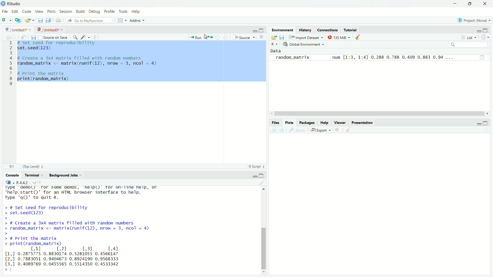 This screenshot has width=493, height=277. I want to click on 91 (Top Level) =, so click(27, 166).